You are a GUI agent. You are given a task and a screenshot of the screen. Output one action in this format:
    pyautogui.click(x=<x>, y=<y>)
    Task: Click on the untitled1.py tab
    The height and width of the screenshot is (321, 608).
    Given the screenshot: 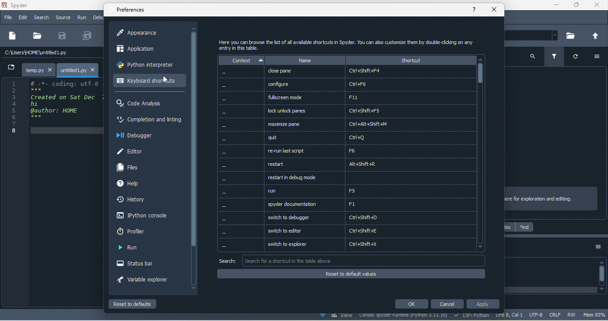 What is the action you would take?
    pyautogui.click(x=79, y=69)
    